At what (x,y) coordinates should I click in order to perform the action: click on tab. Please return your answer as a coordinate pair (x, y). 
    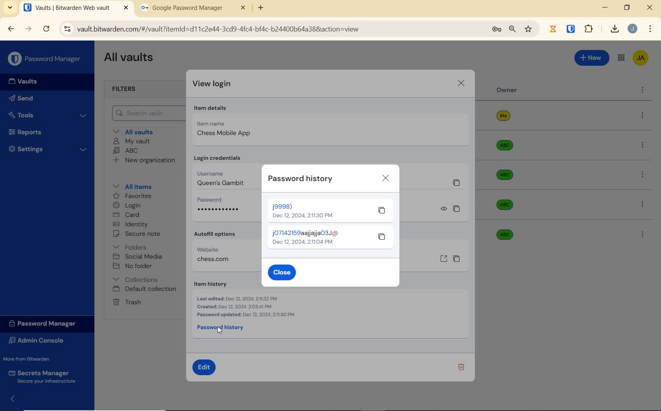
    Looking at the image, I should click on (194, 9).